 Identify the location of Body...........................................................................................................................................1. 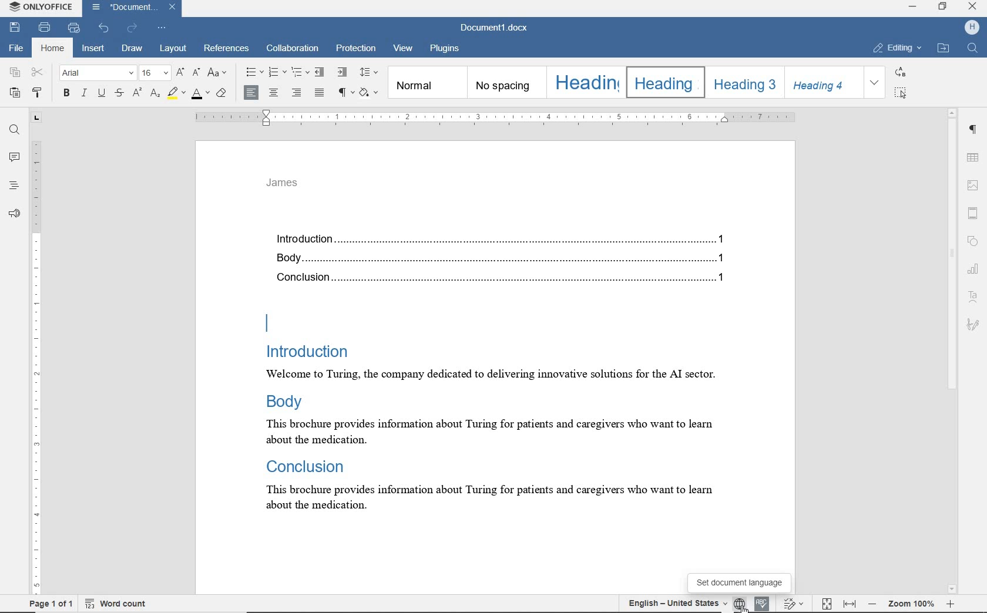
(505, 259).